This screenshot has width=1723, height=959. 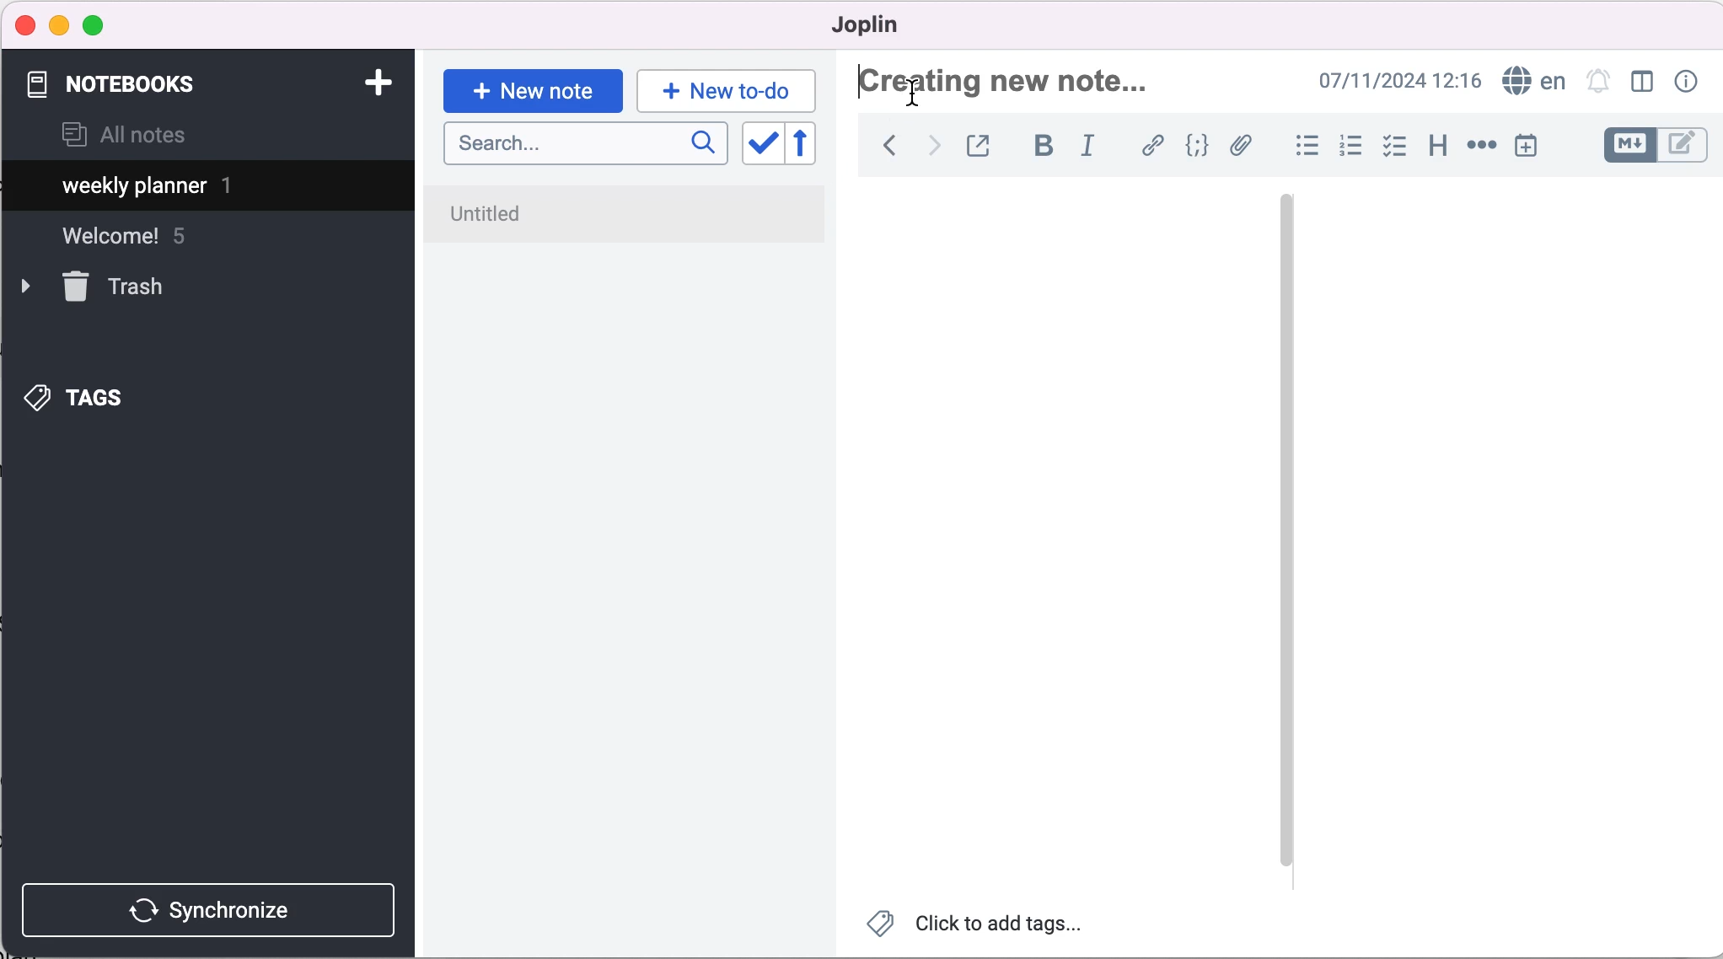 I want to click on hyperlink, so click(x=1154, y=148).